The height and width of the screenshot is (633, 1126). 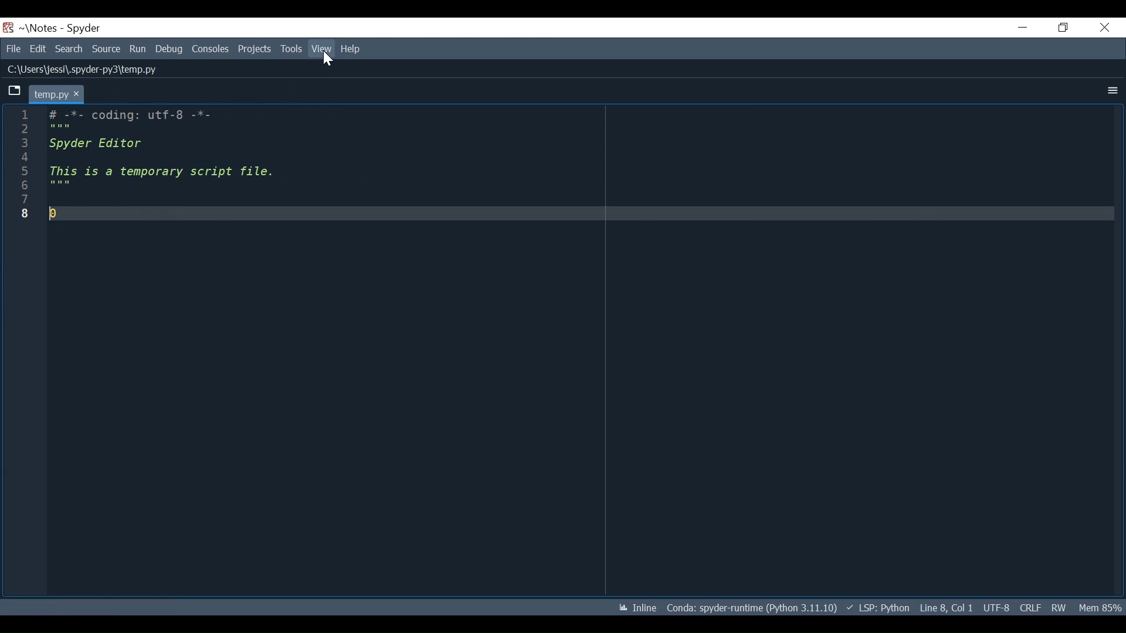 I want to click on Mem 86%, so click(x=1101, y=608).